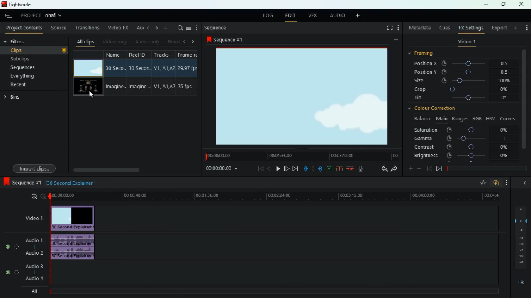 This screenshot has width=531, height=298. What do you see at coordinates (274, 196) in the screenshot?
I see `time` at bounding box center [274, 196].